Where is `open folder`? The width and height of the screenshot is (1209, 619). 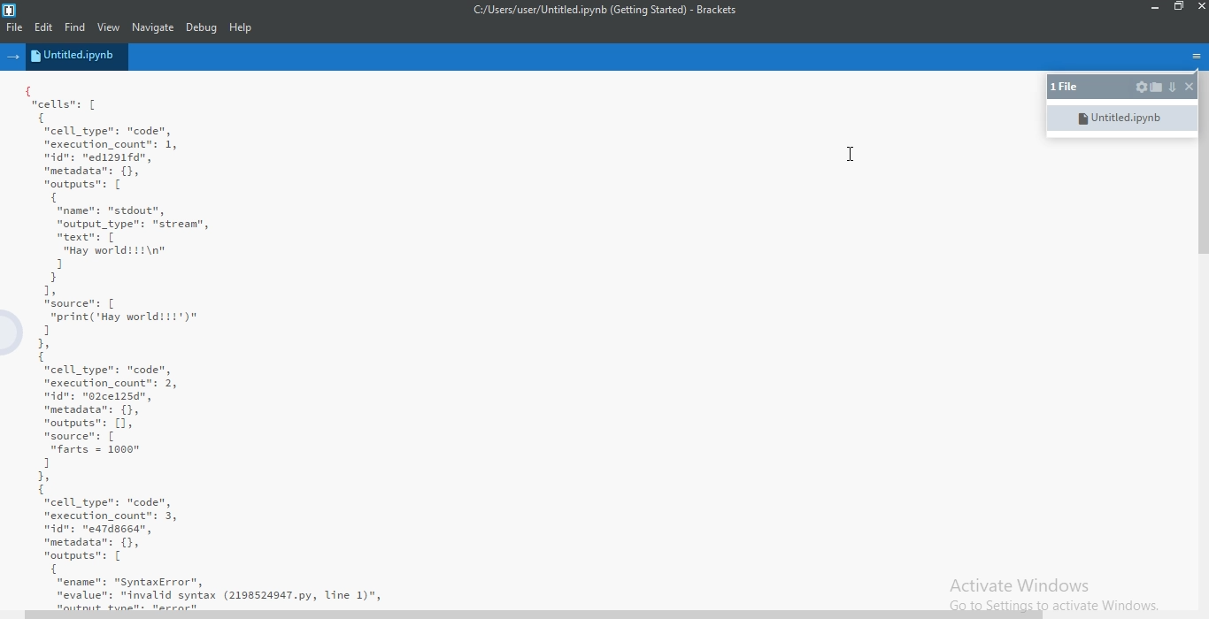 open folder is located at coordinates (1157, 87).